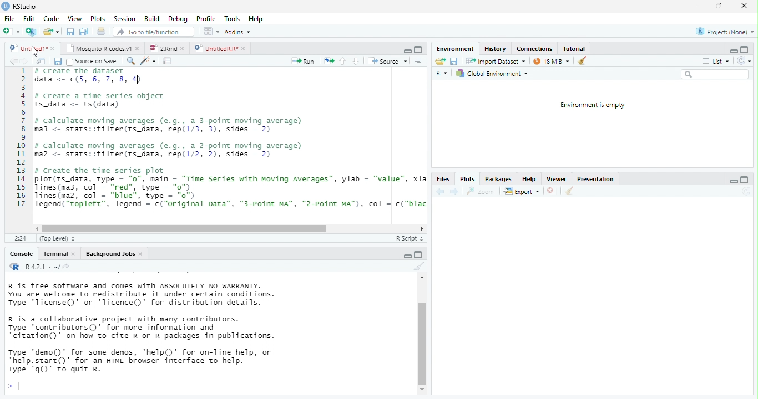 This screenshot has width=758, height=399. Describe the element at coordinates (745, 49) in the screenshot. I see `maximize` at that location.